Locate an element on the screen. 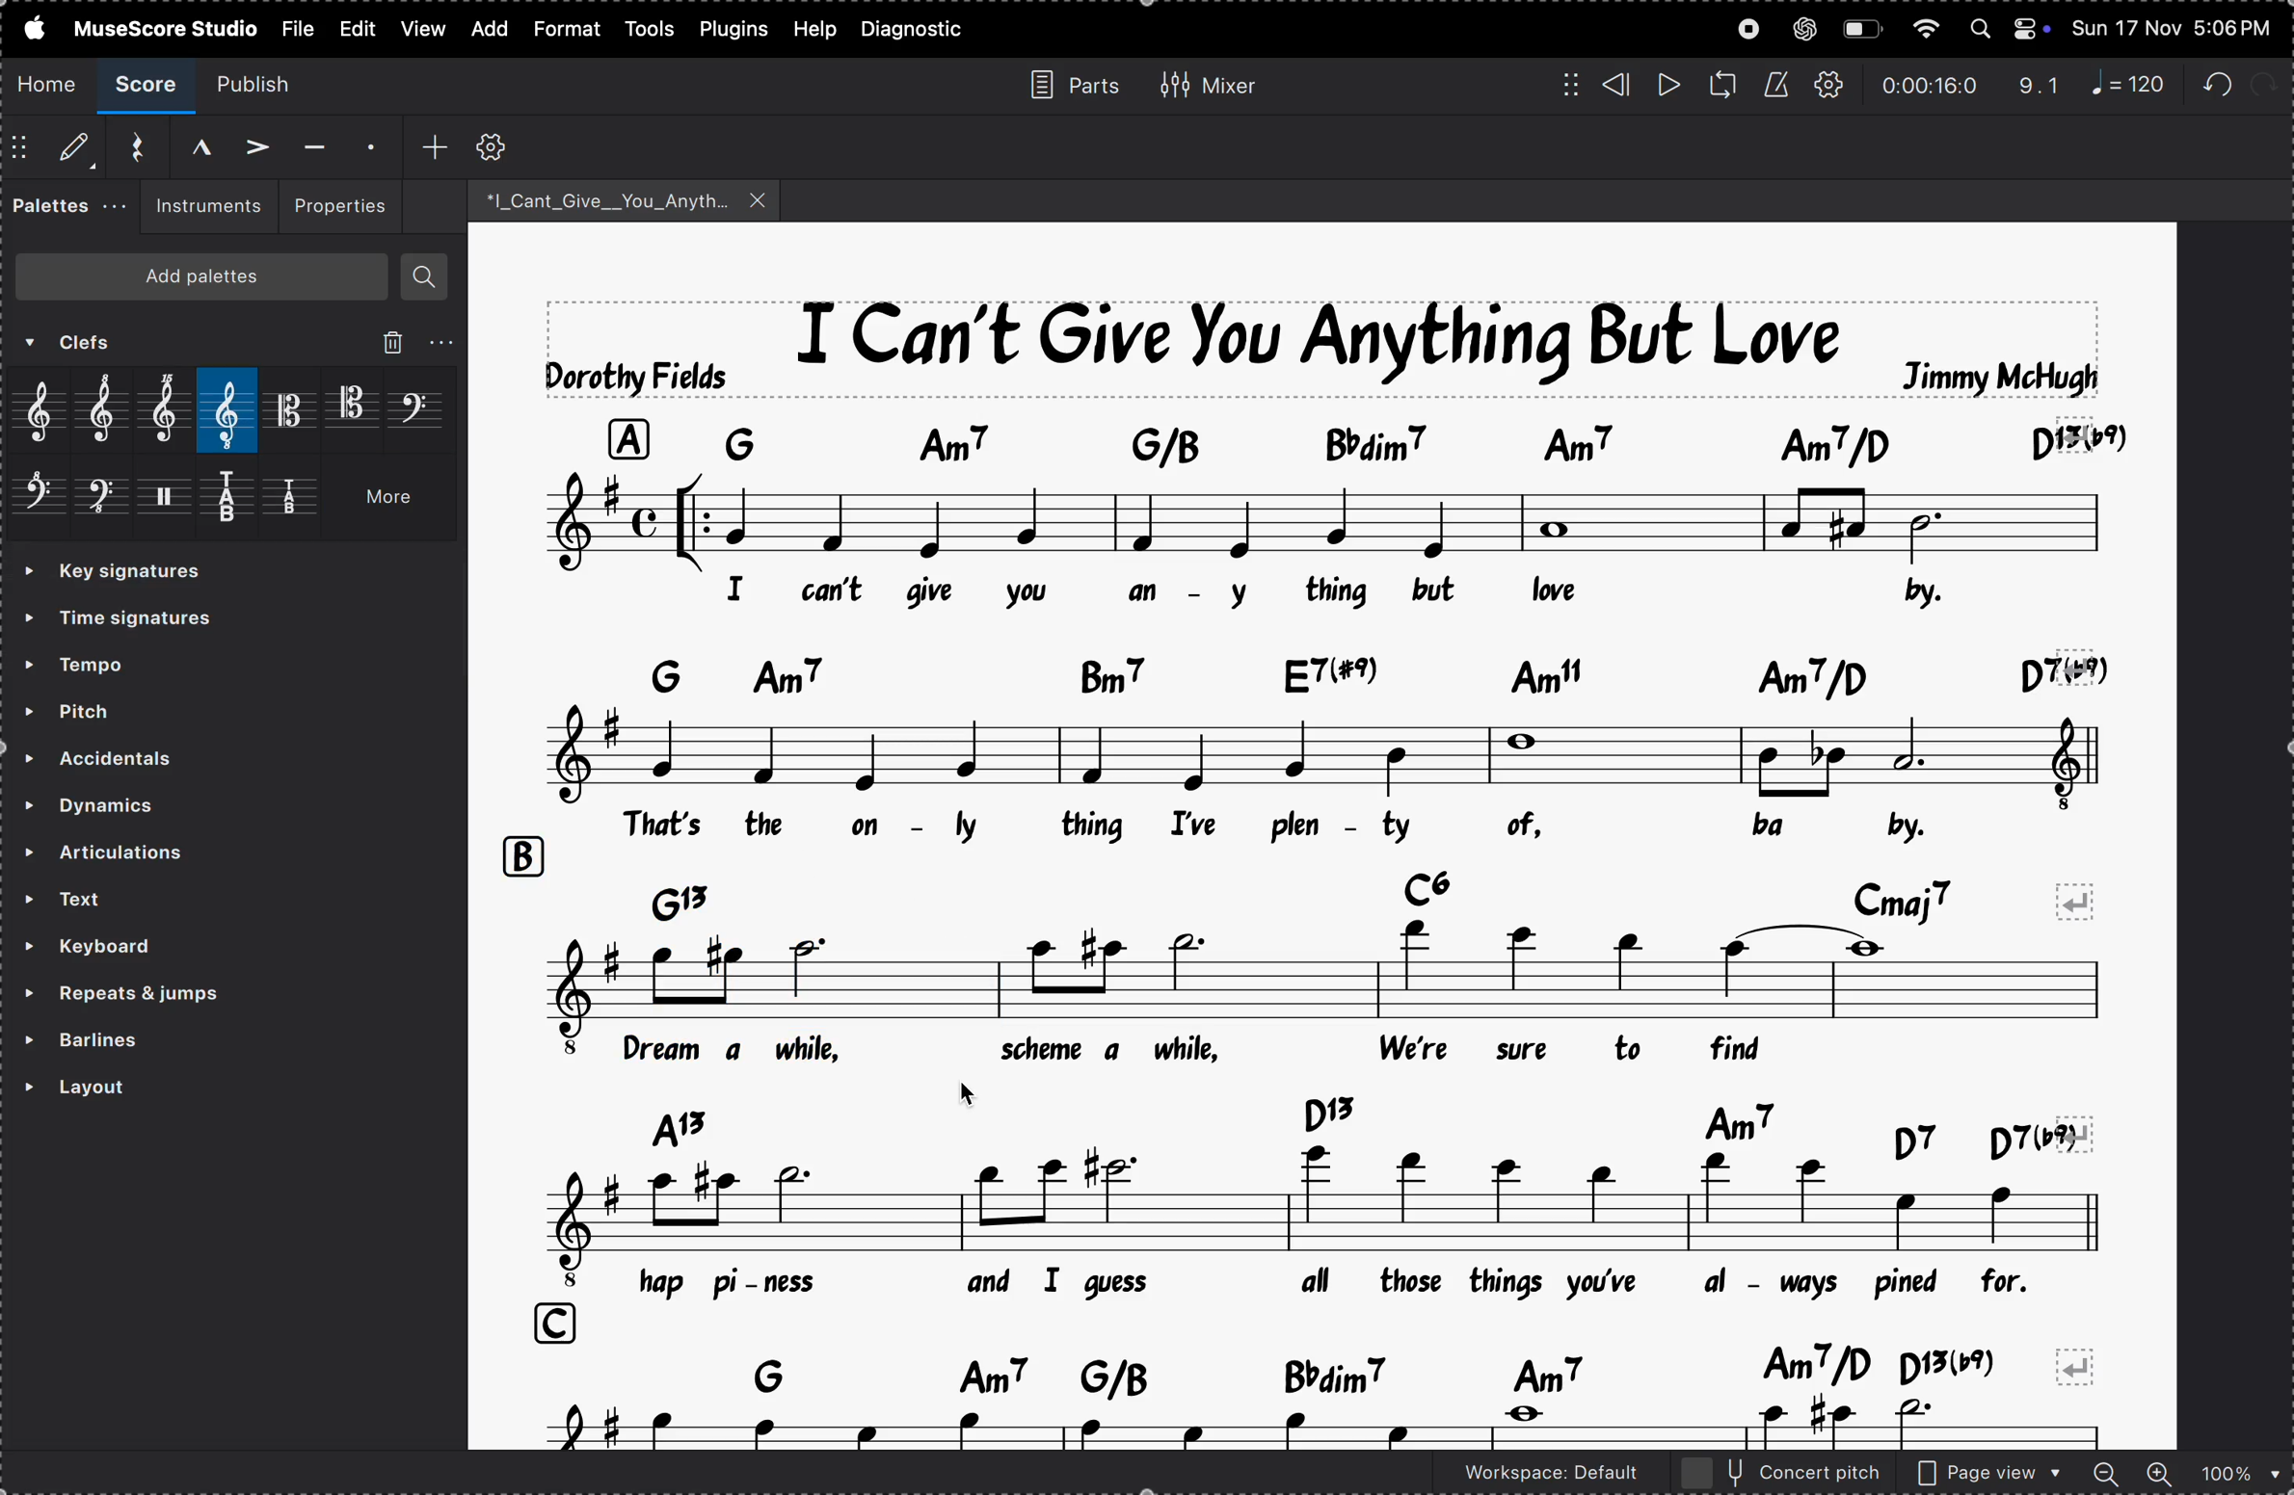  keyboard is located at coordinates (146, 948).